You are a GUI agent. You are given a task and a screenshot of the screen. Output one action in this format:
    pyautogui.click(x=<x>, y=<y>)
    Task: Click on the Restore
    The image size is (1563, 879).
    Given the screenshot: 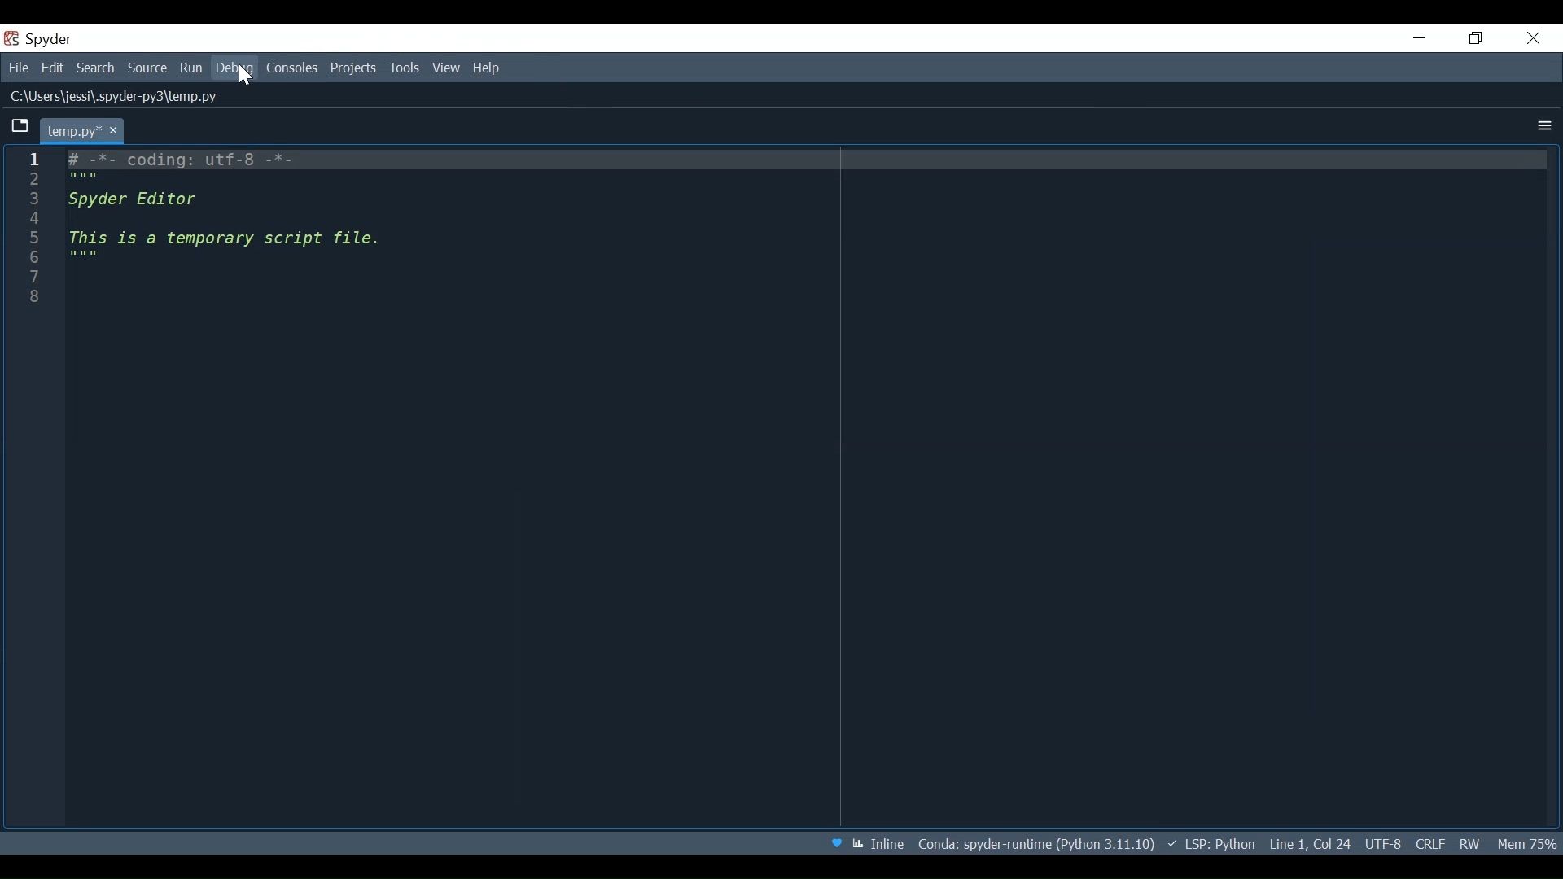 What is the action you would take?
    pyautogui.click(x=1476, y=38)
    